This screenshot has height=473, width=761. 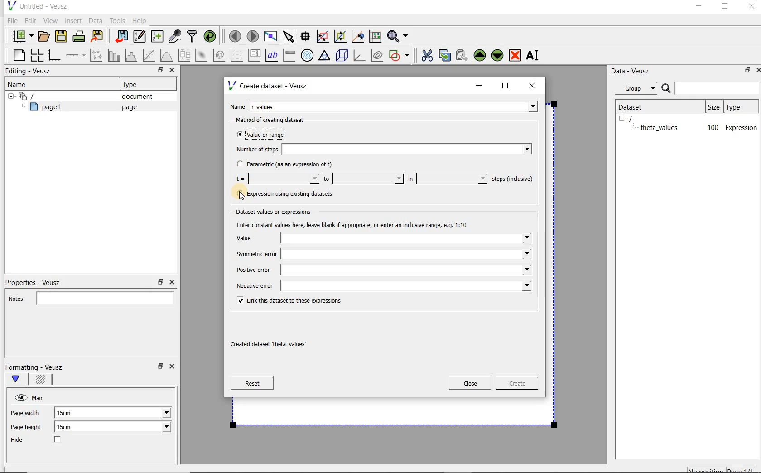 I want to click on File, so click(x=11, y=21).